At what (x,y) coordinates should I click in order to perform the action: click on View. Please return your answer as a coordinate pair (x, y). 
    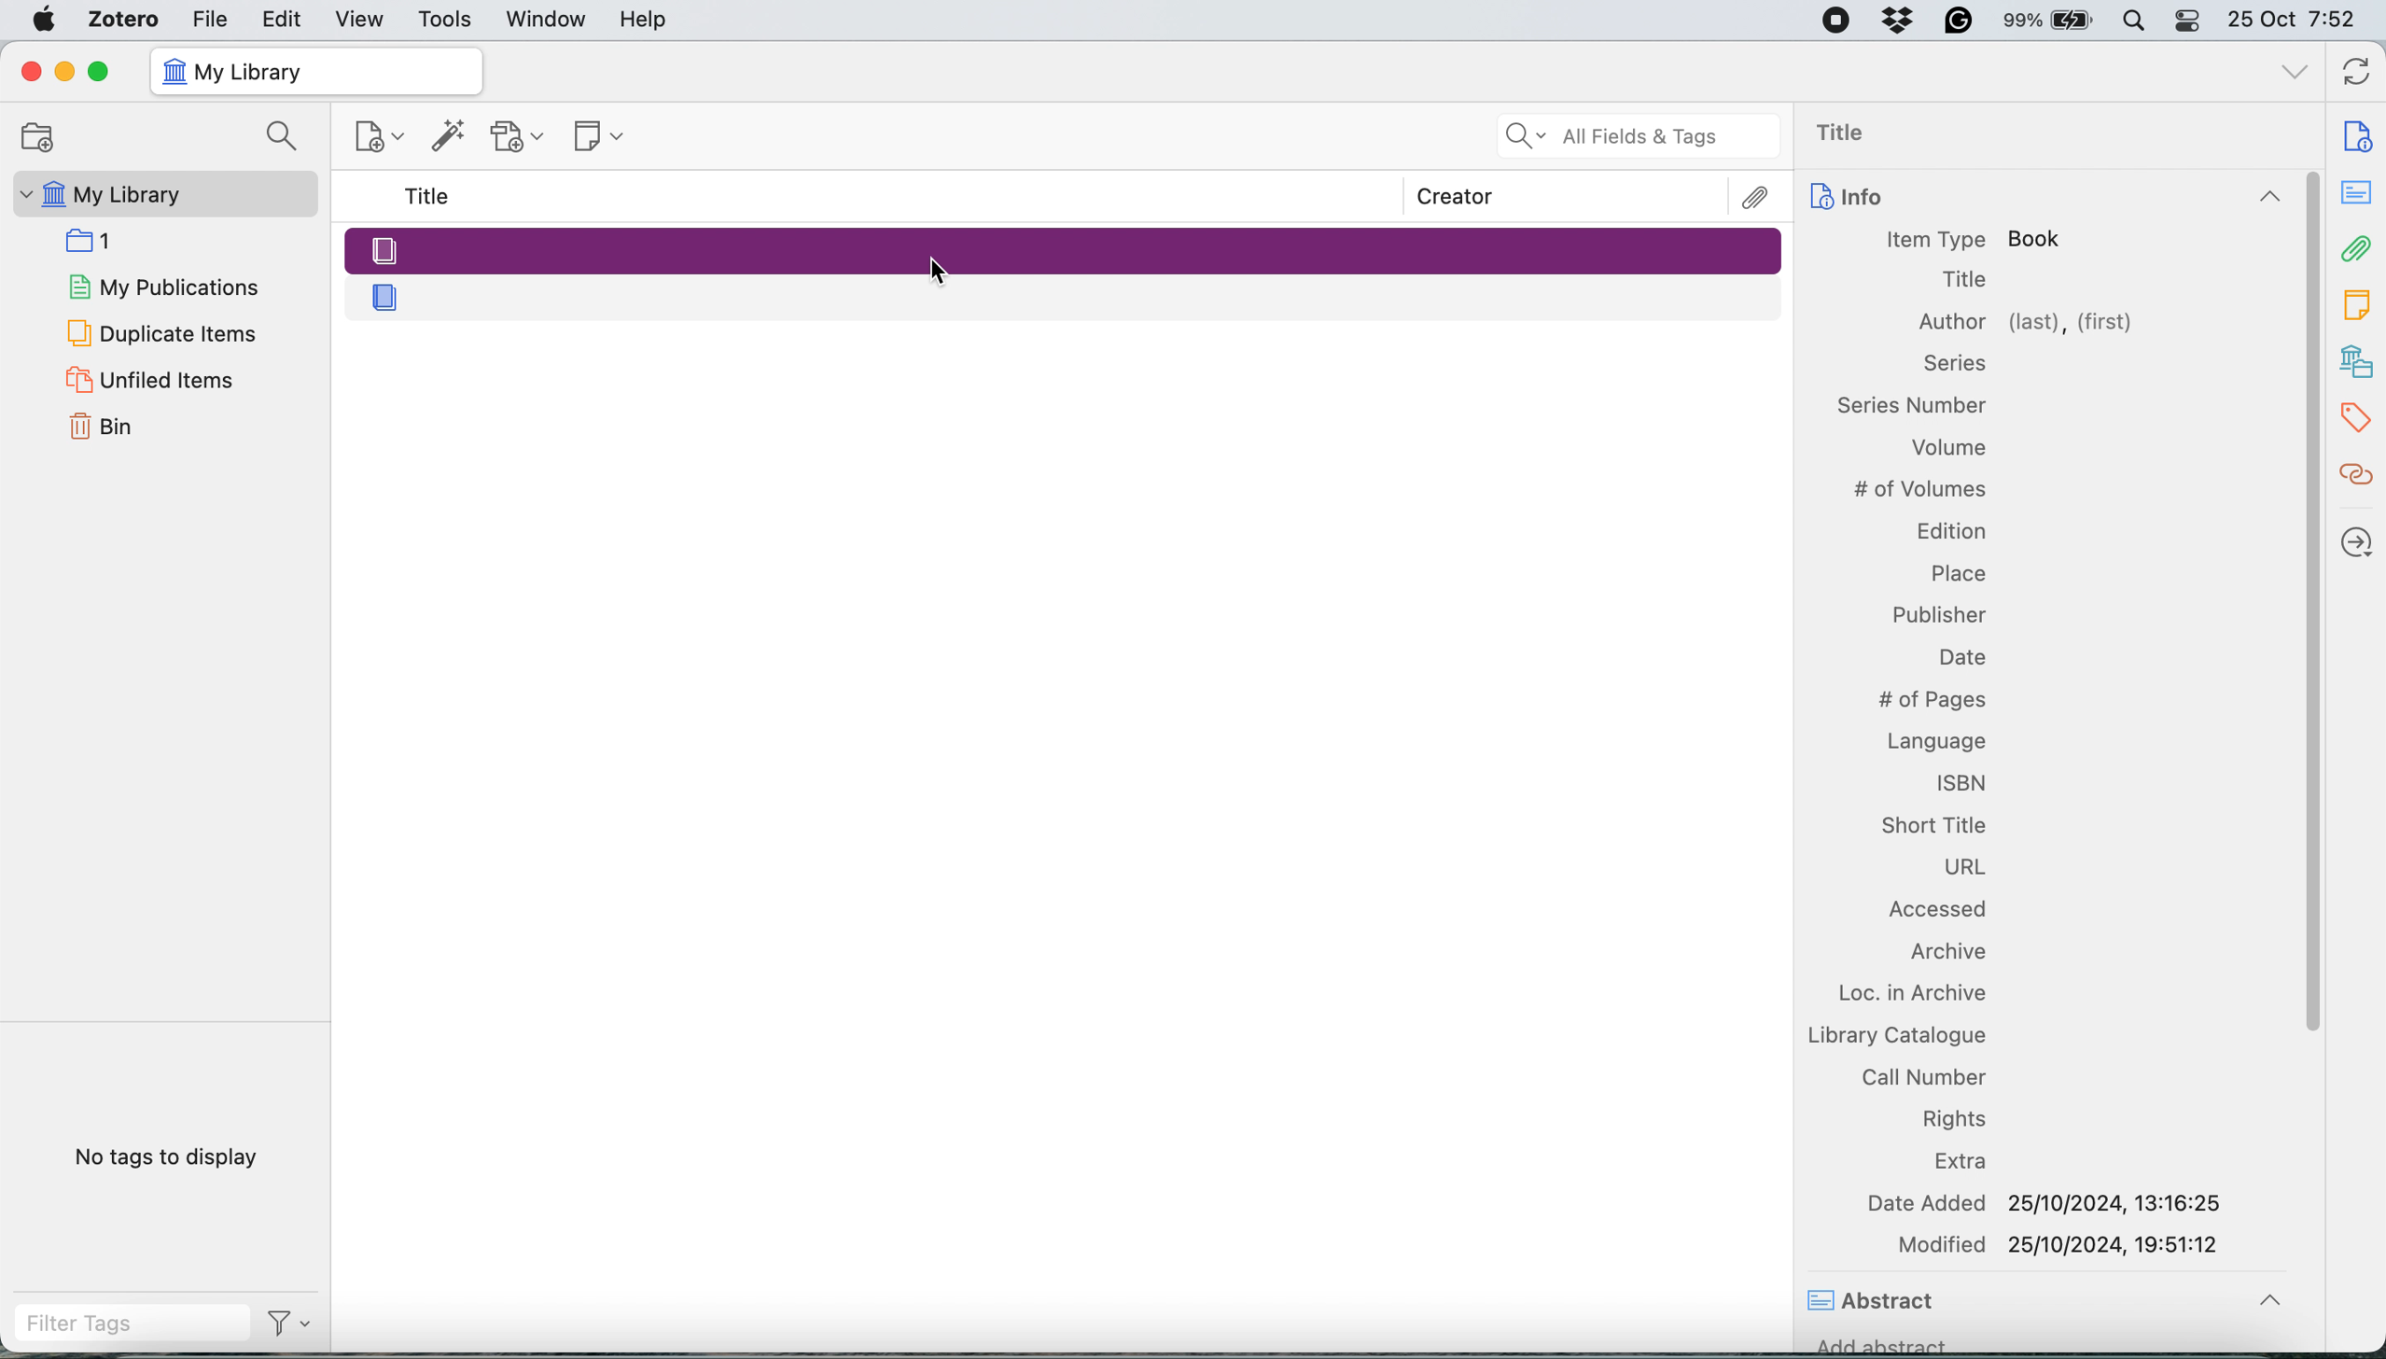
    Looking at the image, I should click on (362, 20).